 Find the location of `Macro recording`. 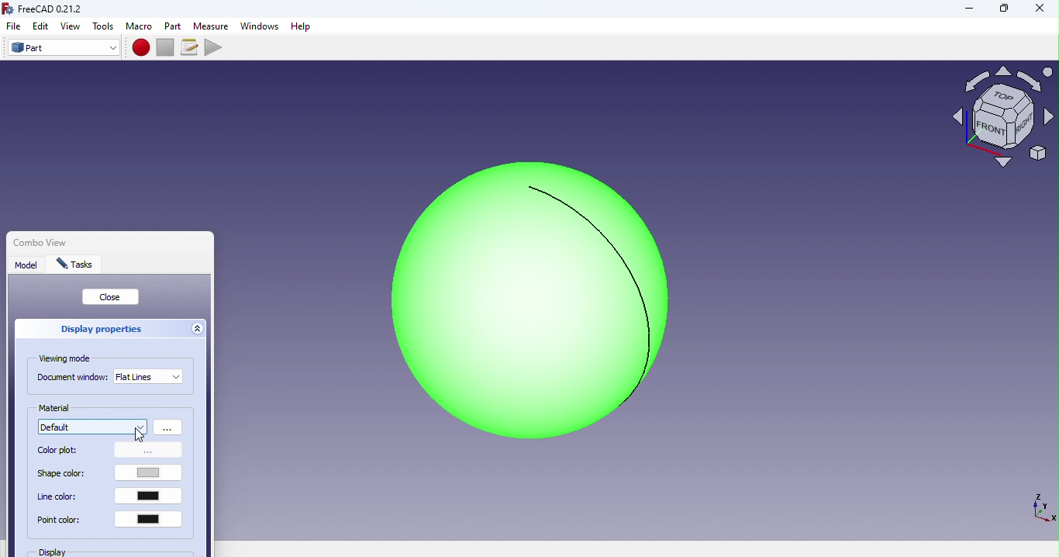

Macro recording is located at coordinates (142, 47).